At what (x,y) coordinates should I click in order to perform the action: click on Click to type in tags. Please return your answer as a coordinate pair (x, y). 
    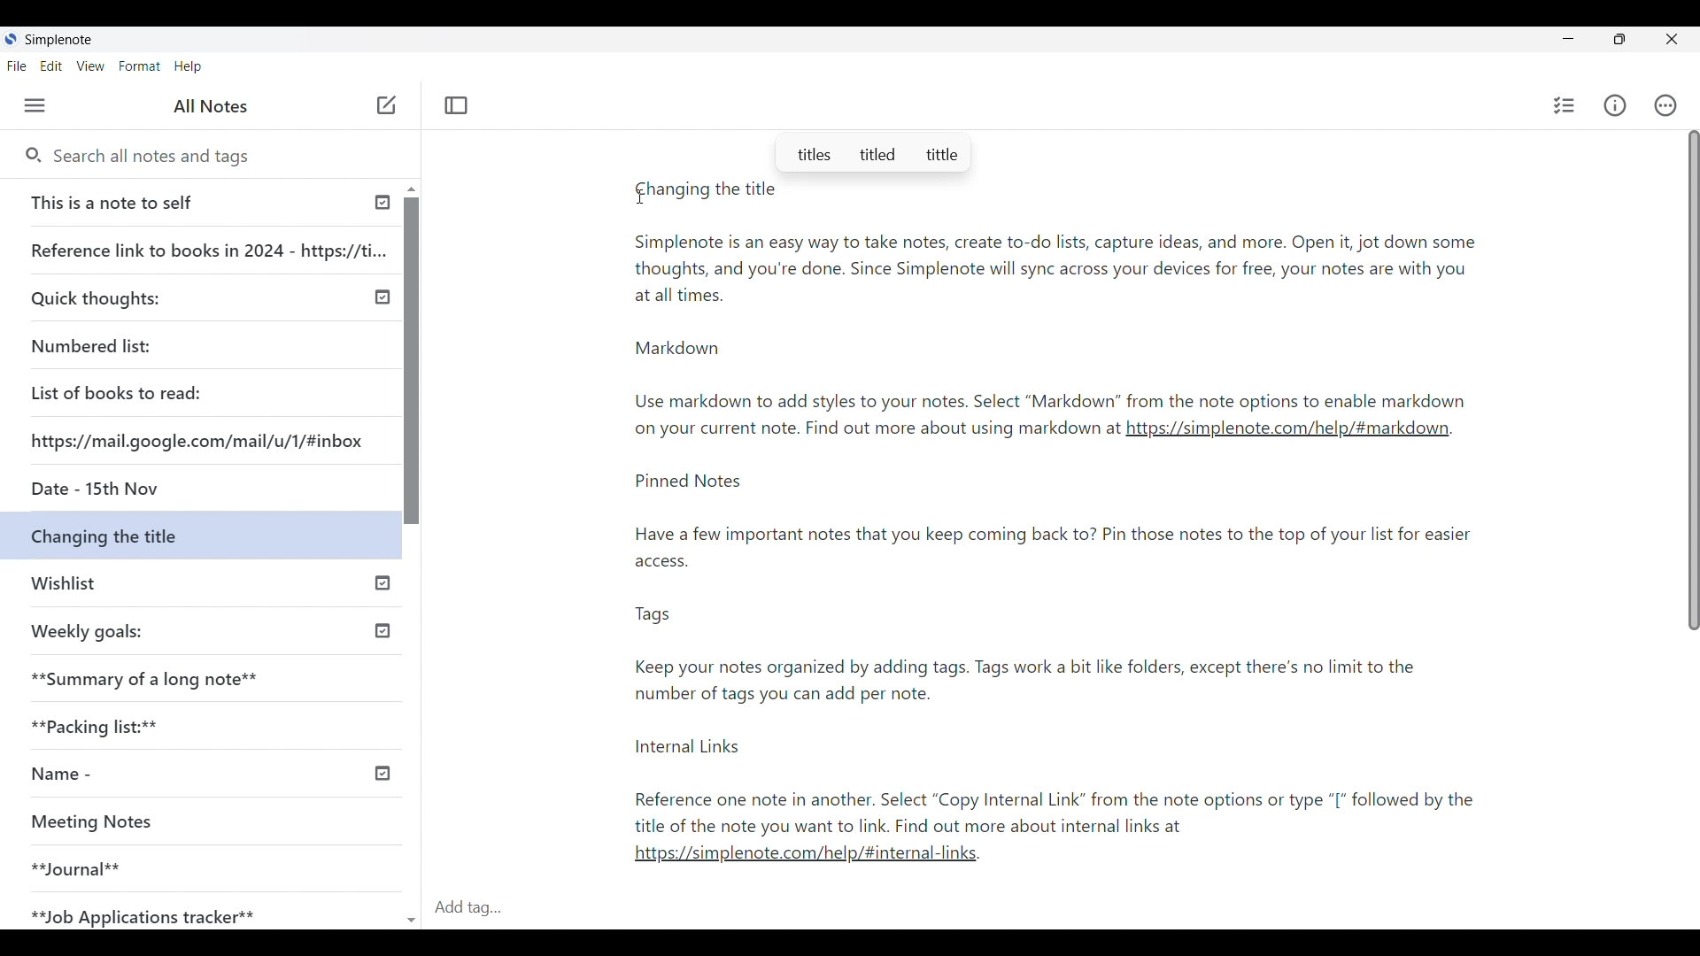
    Looking at the image, I should click on (1061, 908).